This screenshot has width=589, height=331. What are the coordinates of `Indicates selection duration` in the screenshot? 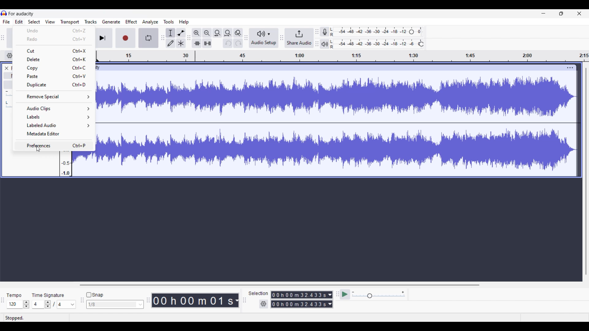 It's located at (258, 293).